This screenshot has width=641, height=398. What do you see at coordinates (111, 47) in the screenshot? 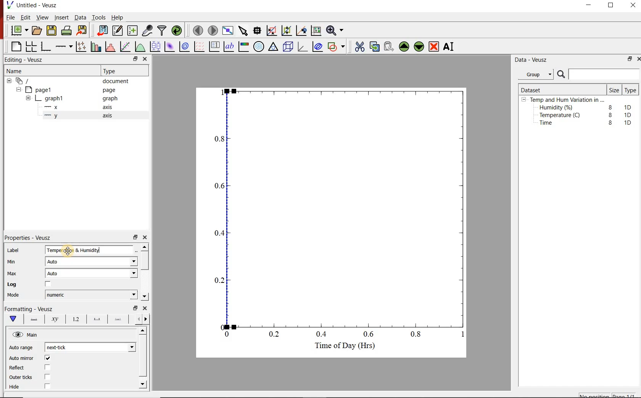
I see `histogram of a dataset` at bounding box center [111, 47].